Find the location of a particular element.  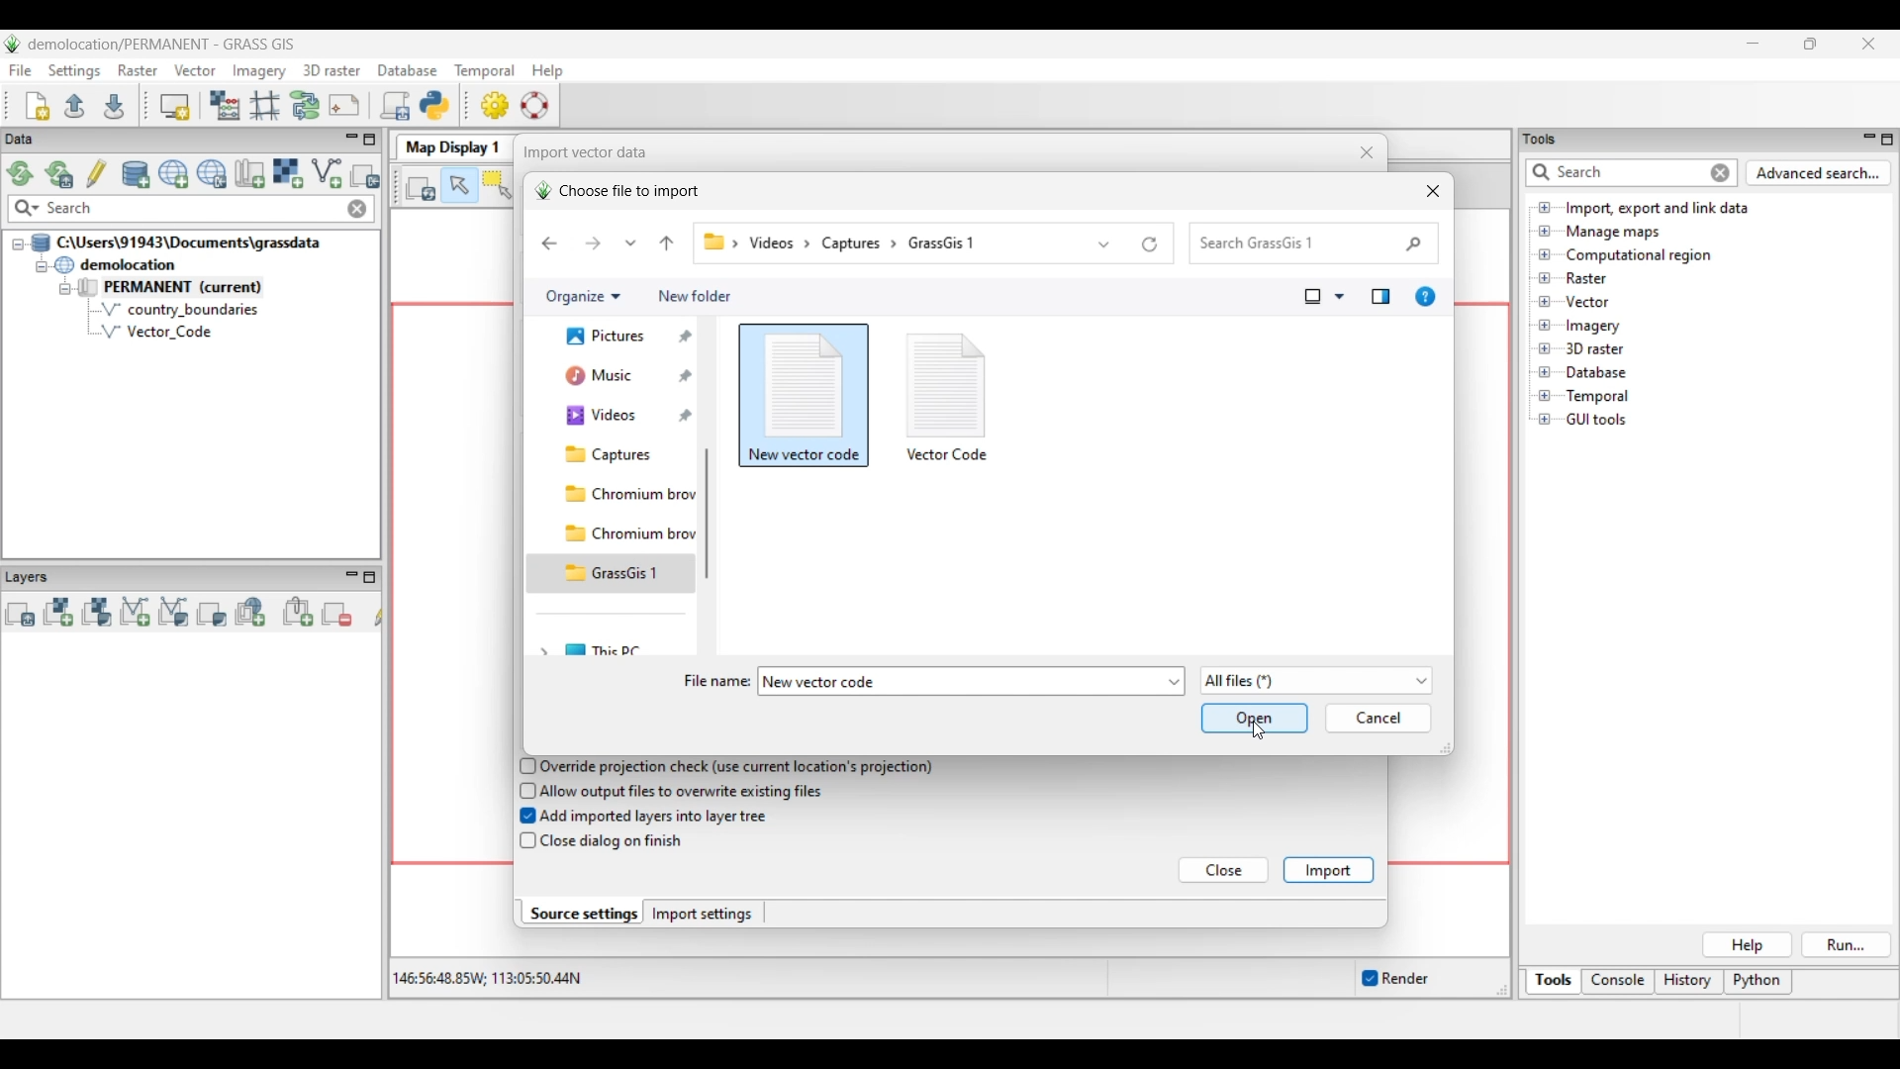

music is located at coordinates (612, 420).